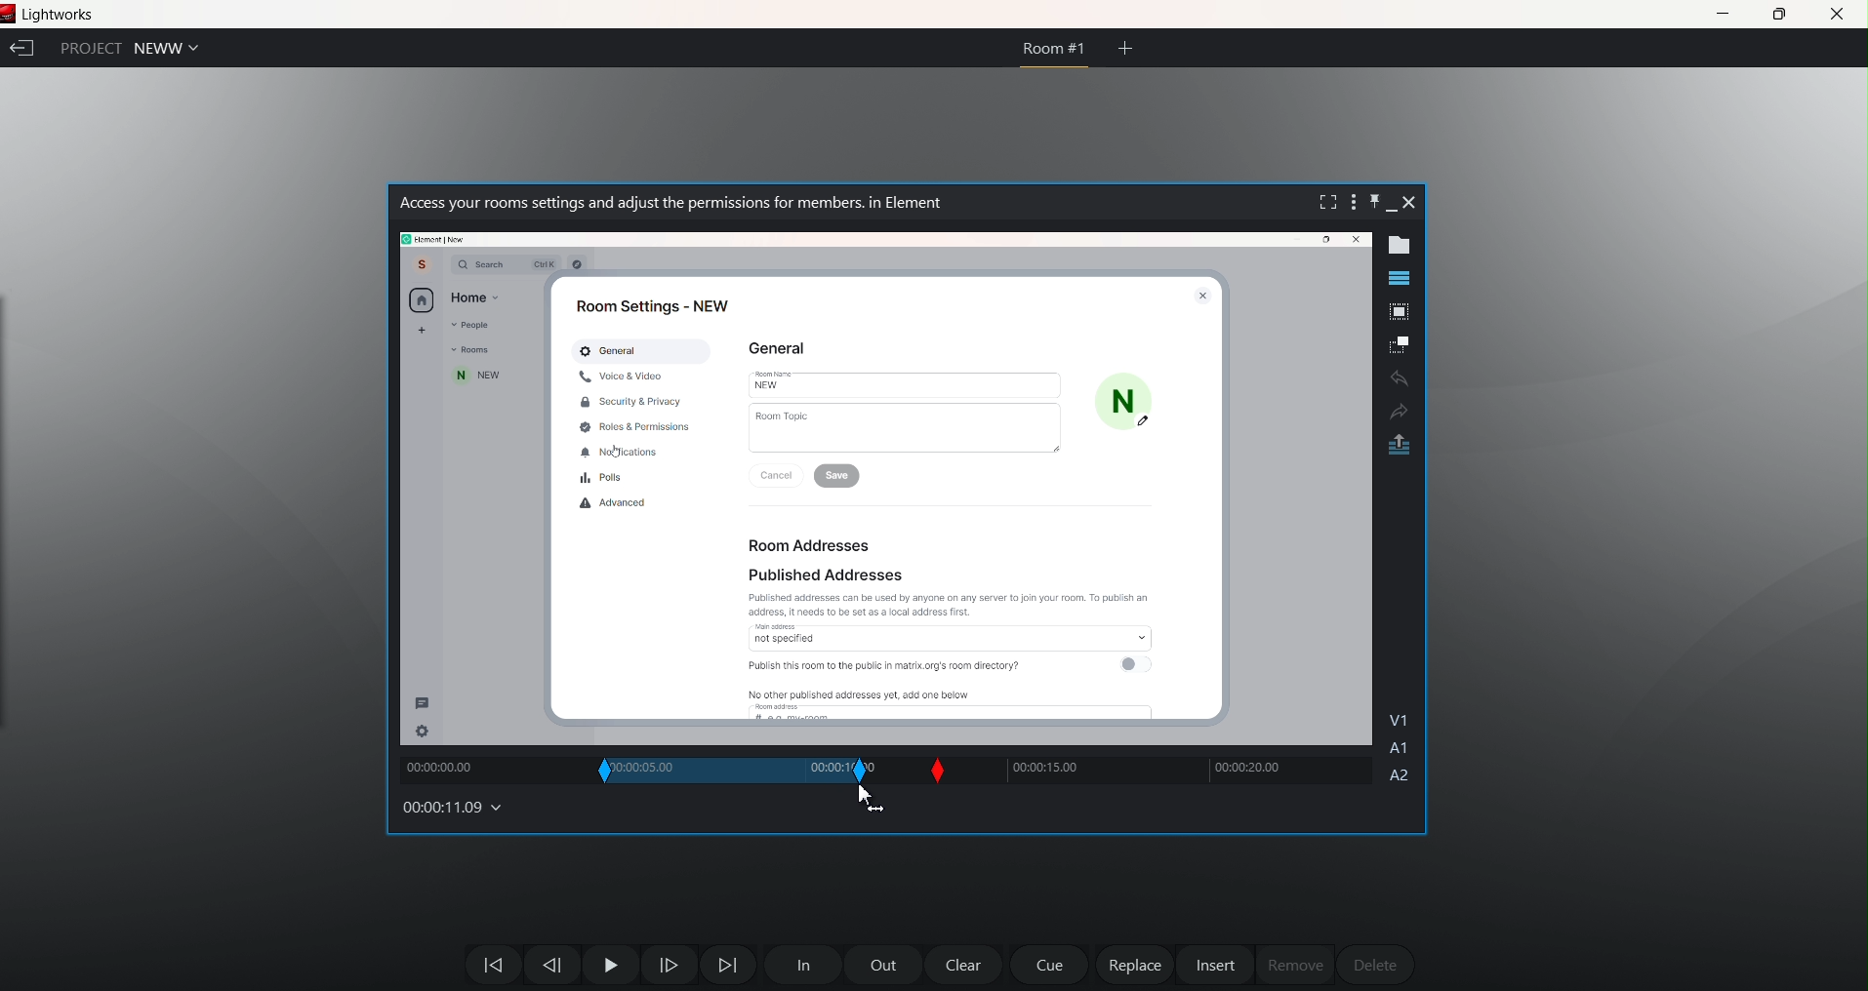 The image size is (1868, 991). What do you see at coordinates (452, 805) in the screenshot?
I see `00:00:11.09 (time changed)` at bounding box center [452, 805].